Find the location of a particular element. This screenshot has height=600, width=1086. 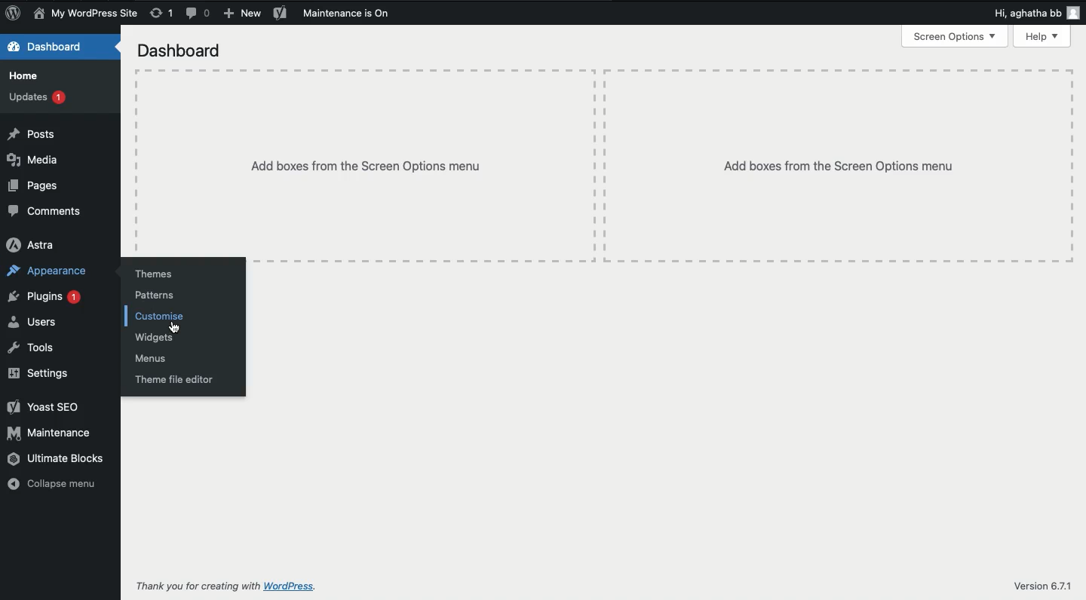

Ultimate blocks  is located at coordinates (57, 460).